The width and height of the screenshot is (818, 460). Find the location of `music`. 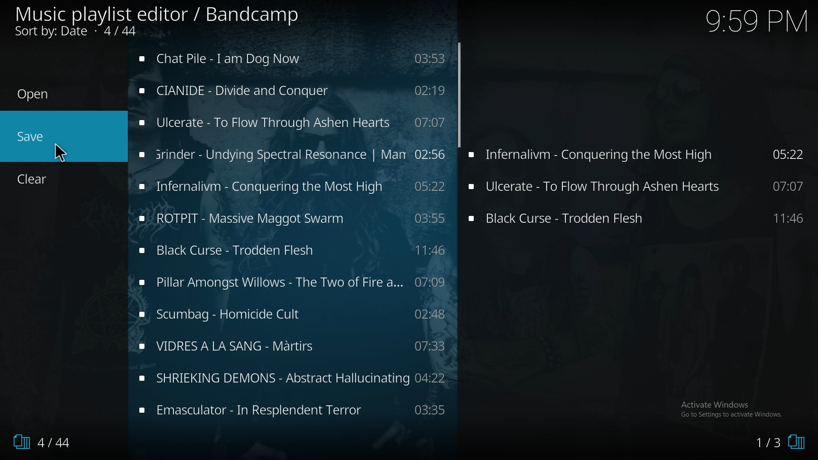

music is located at coordinates (293, 57).